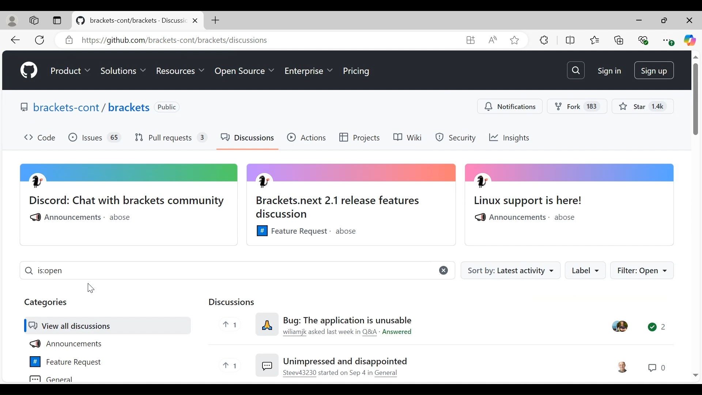 This screenshot has width=702, height=395. Describe the element at coordinates (357, 72) in the screenshot. I see `Pricing` at that location.